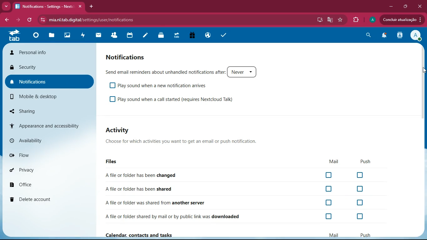 This screenshot has width=427, height=240. Describe the element at coordinates (416, 36) in the screenshot. I see `View Profile` at that location.